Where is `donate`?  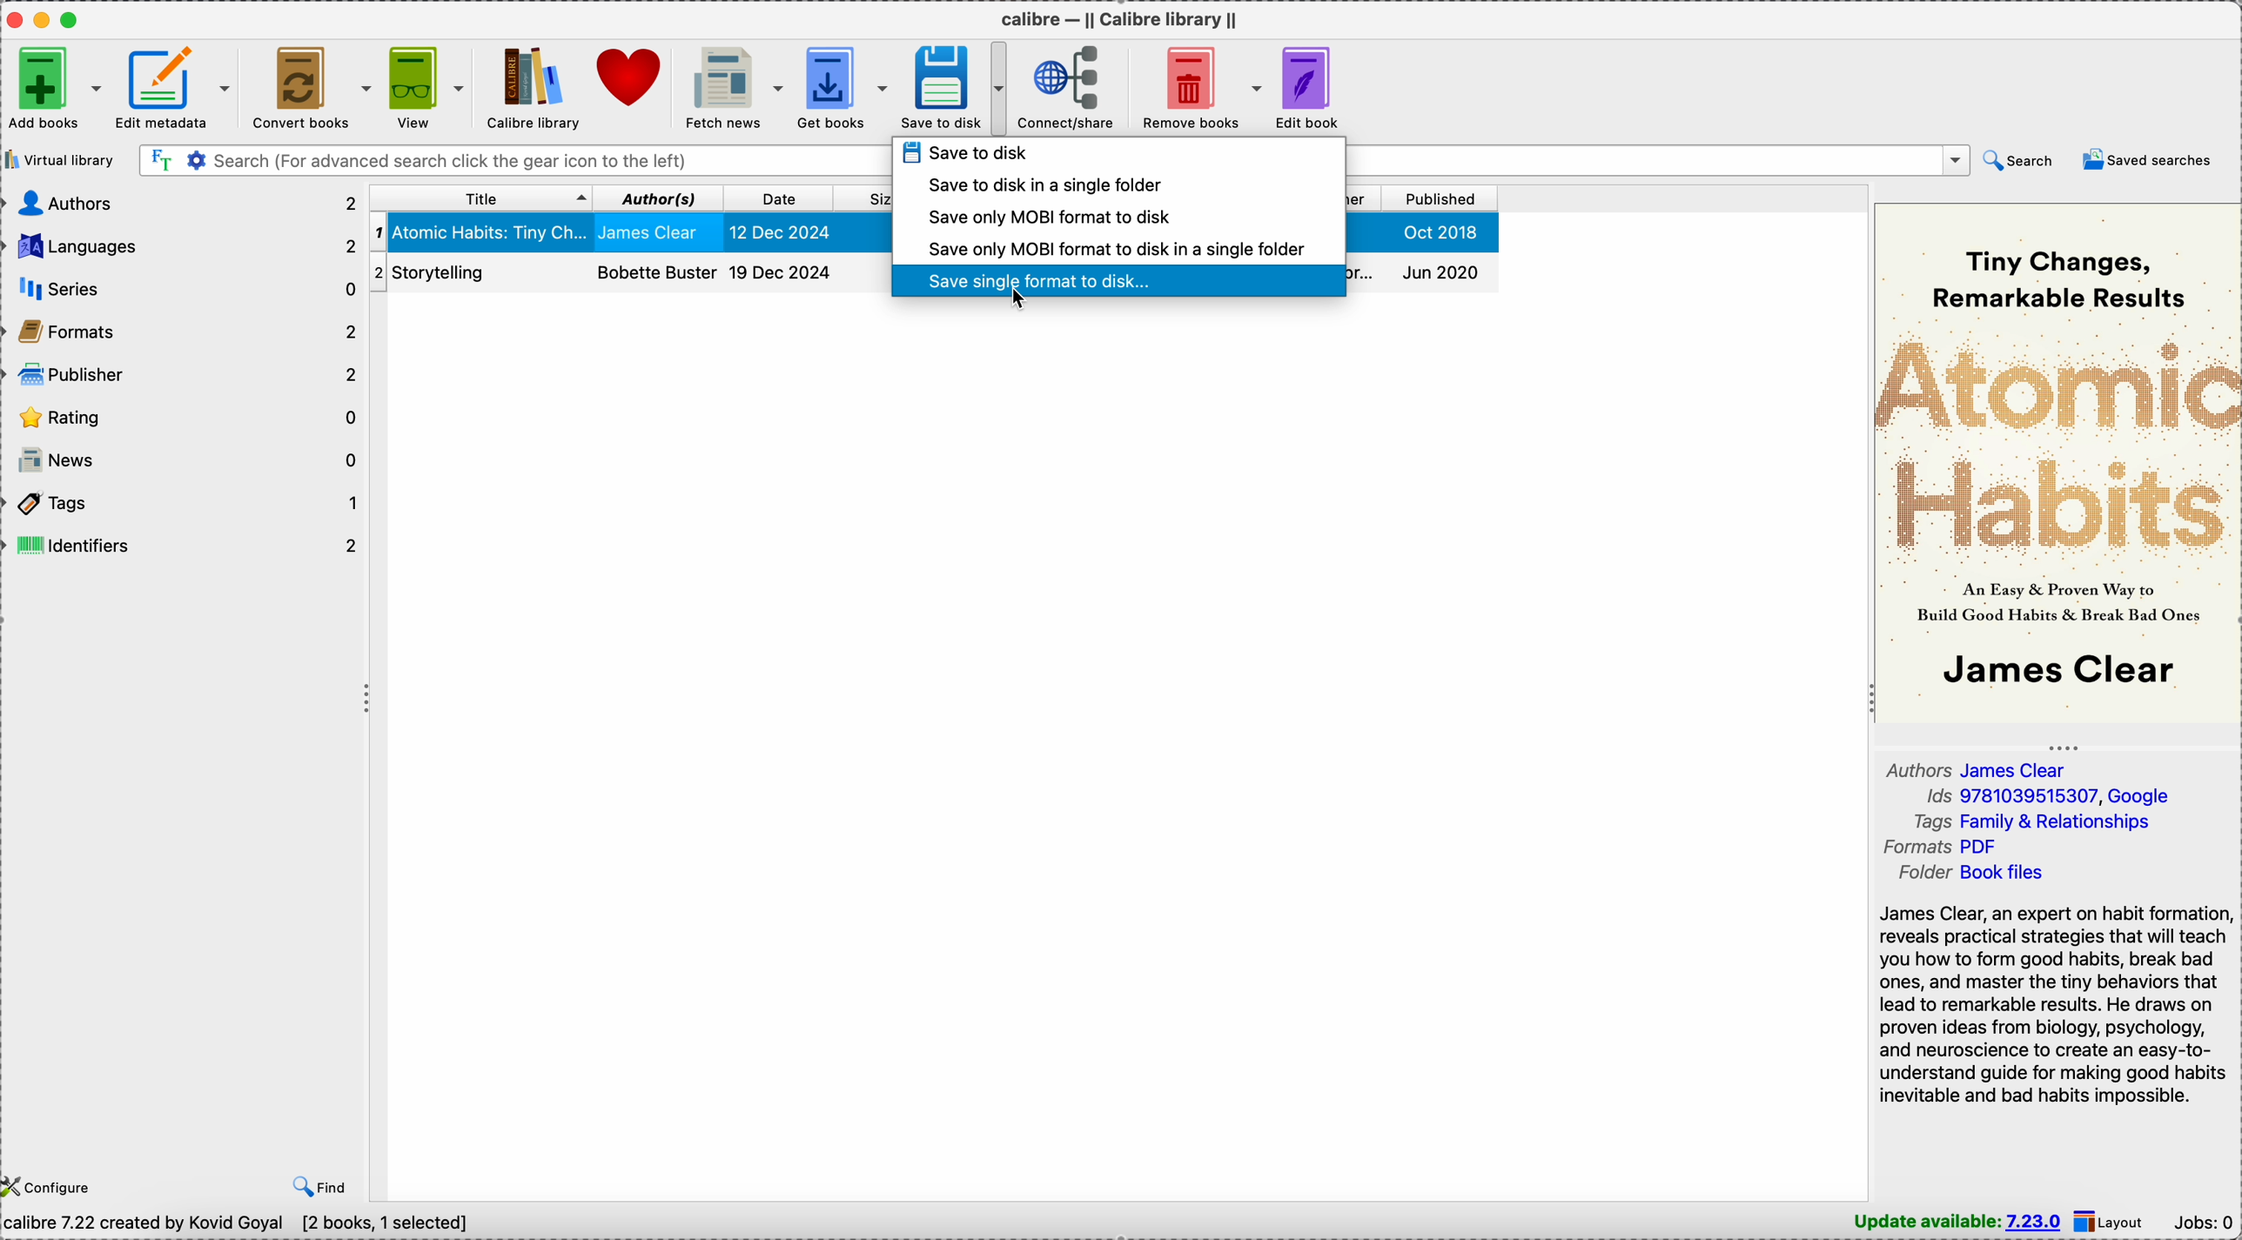 donate is located at coordinates (630, 77).